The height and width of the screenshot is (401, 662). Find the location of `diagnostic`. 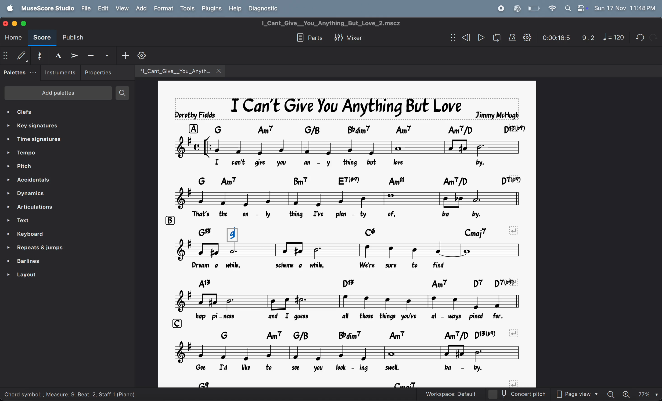

diagnostic is located at coordinates (267, 9).